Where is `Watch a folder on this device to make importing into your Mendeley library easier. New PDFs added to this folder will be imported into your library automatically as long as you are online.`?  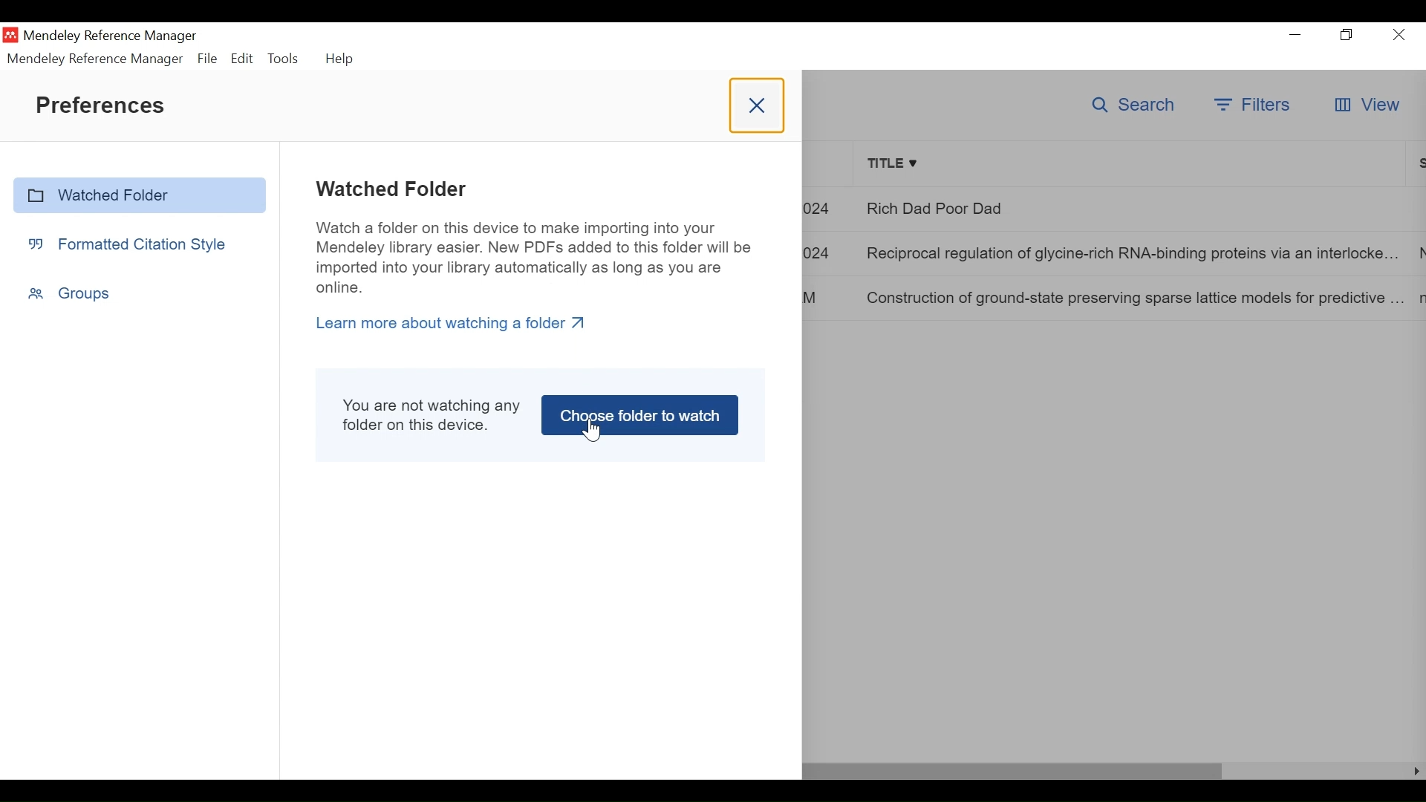 Watch a folder on this device to make importing into your Mendeley library easier. New PDFs added to this folder will be imported into your library automatically as long as you are online. is located at coordinates (532, 259).